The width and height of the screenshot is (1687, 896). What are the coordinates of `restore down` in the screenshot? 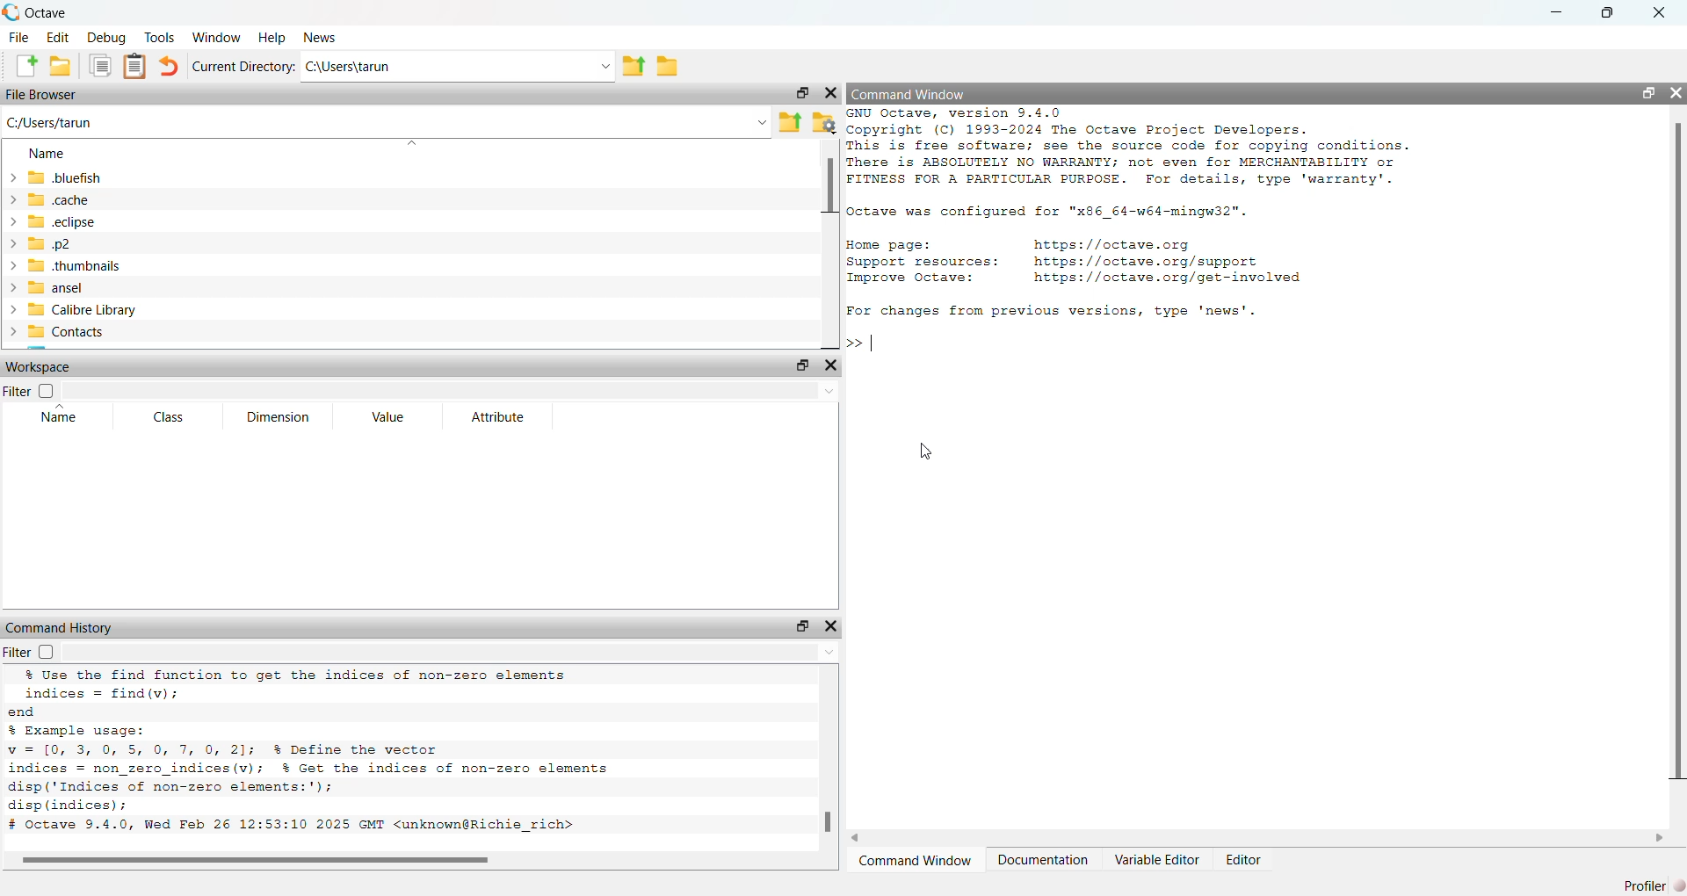 It's located at (1605, 17).